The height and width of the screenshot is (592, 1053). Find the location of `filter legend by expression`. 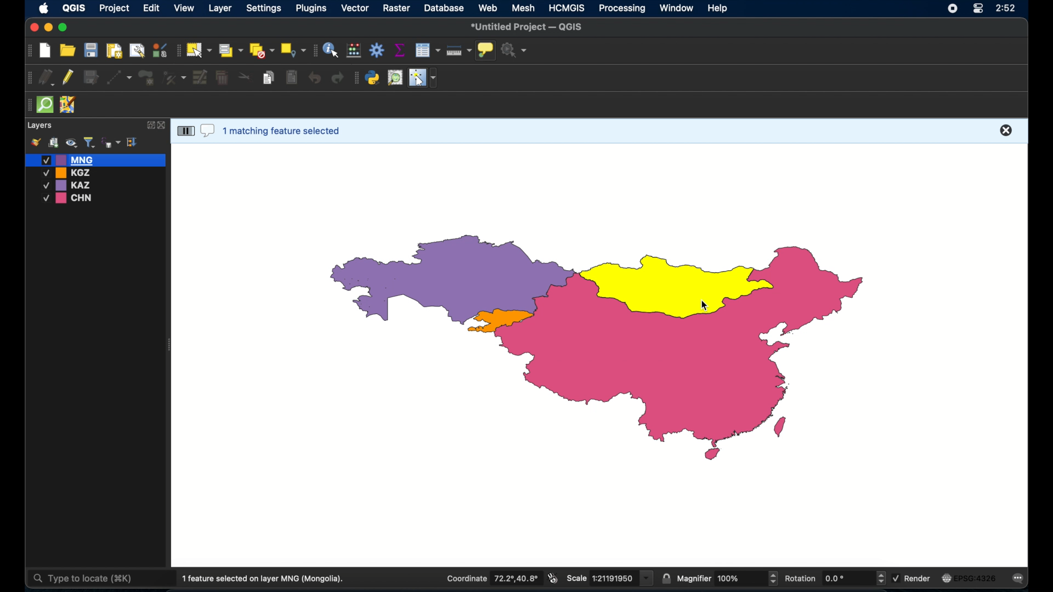

filter legend by expression is located at coordinates (111, 141).